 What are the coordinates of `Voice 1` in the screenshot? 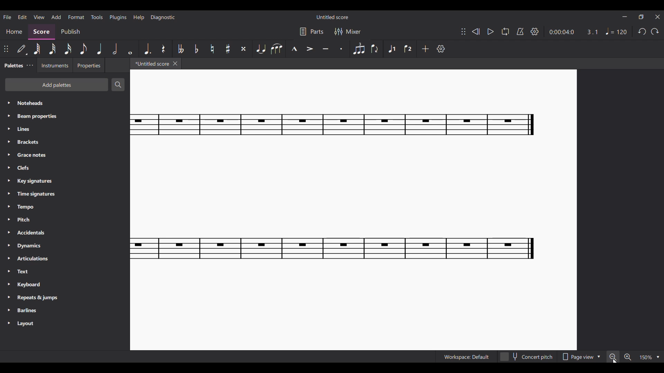 It's located at (391, 48).